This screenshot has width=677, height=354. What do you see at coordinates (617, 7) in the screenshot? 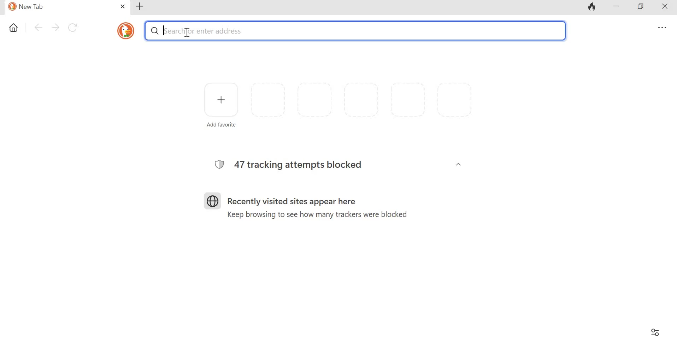
I see `Minimize` at bounding box center [617, 7].